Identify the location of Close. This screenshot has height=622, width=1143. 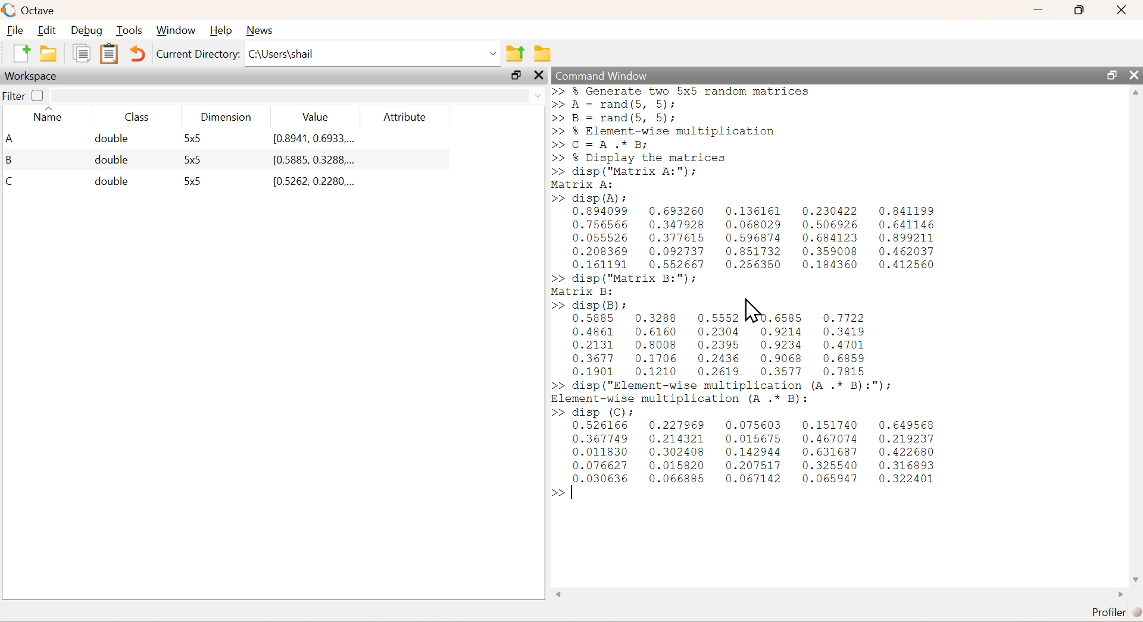
(539, 78).